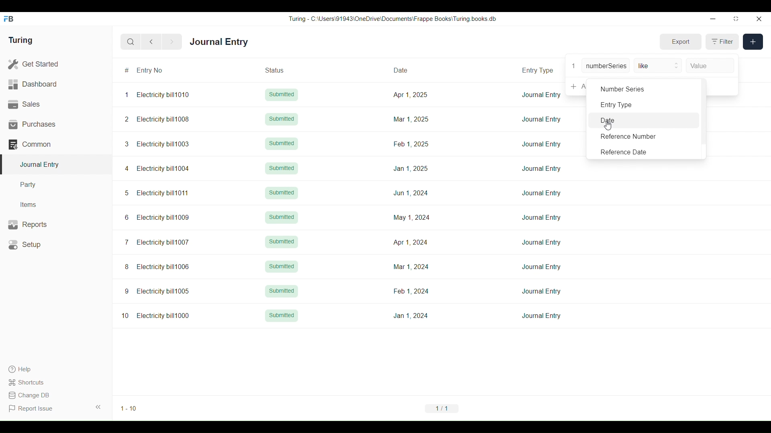 This screenshot has width=771, height=433. Describe the element at coordinates (281, 242) in the screenshot. I see `Submitted` at that location.